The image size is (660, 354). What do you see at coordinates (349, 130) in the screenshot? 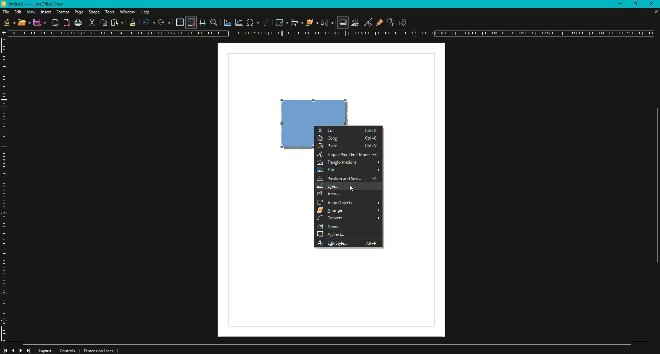
I see `Cut` at bounding box center [349, 130].